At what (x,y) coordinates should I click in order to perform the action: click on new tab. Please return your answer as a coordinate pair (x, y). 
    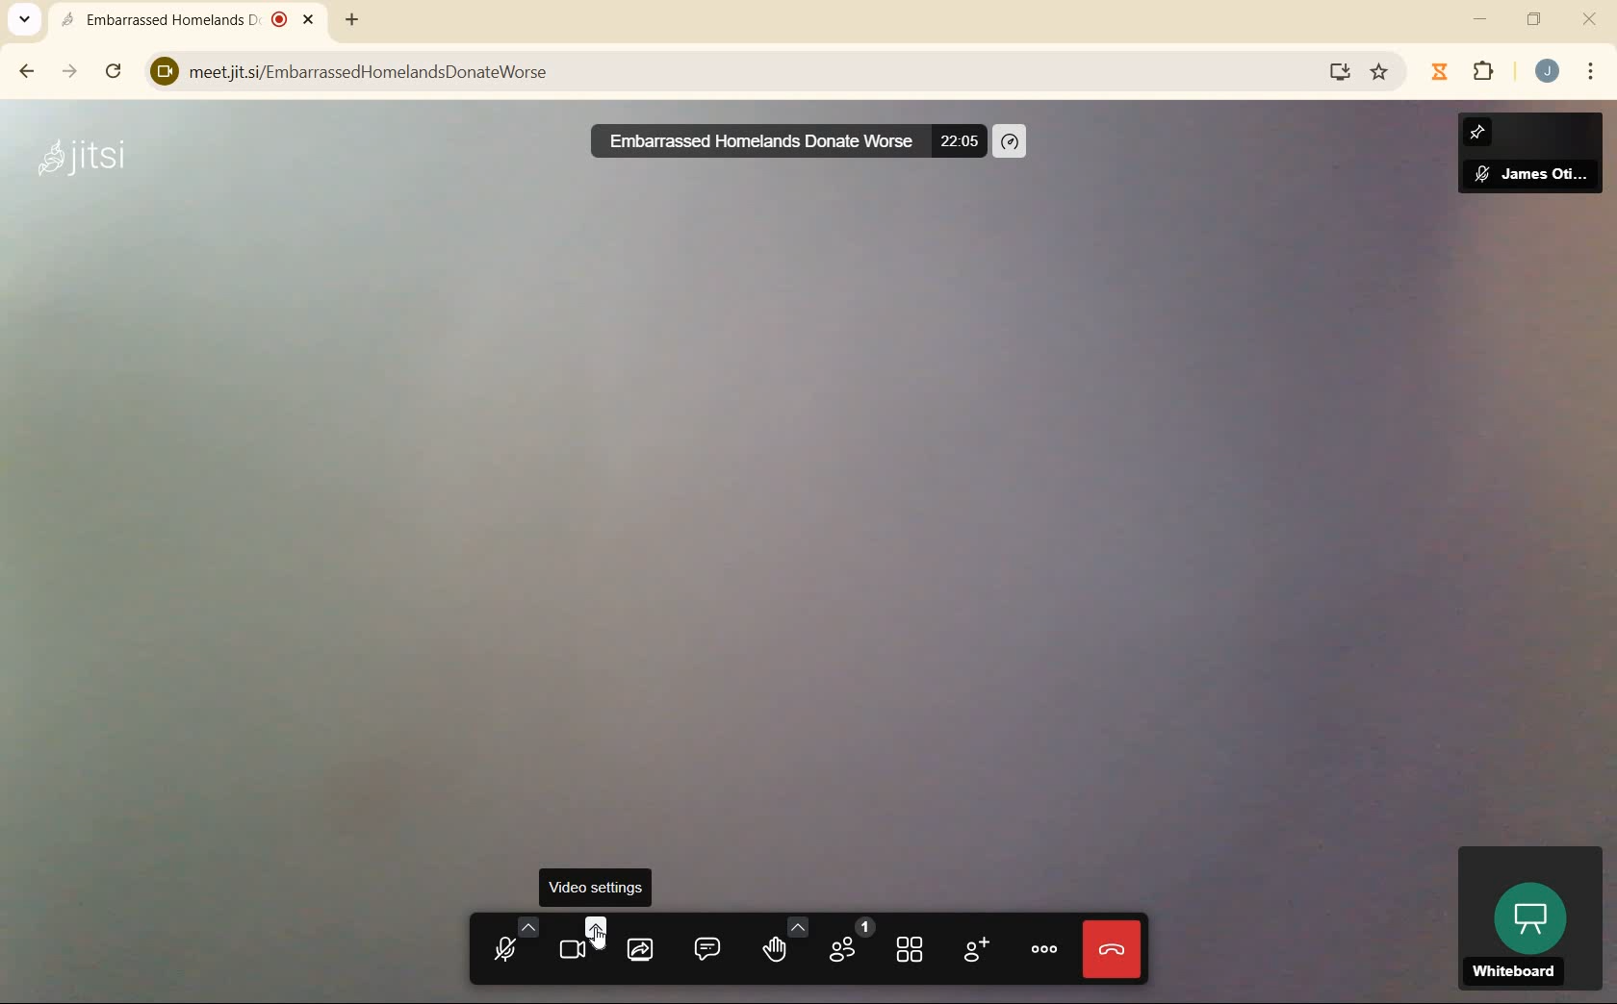
    Looking at the image, I should click on (353, 18).